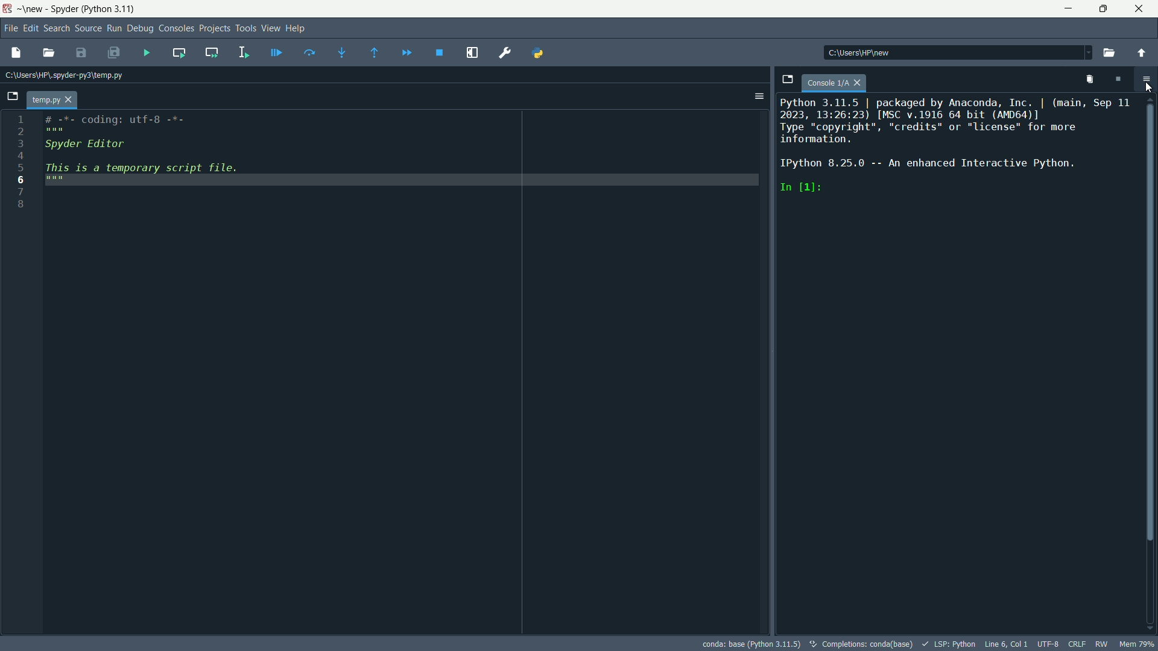 This screenshot has height=651, width=1158. I want to click on file menu, so click(11, 28).